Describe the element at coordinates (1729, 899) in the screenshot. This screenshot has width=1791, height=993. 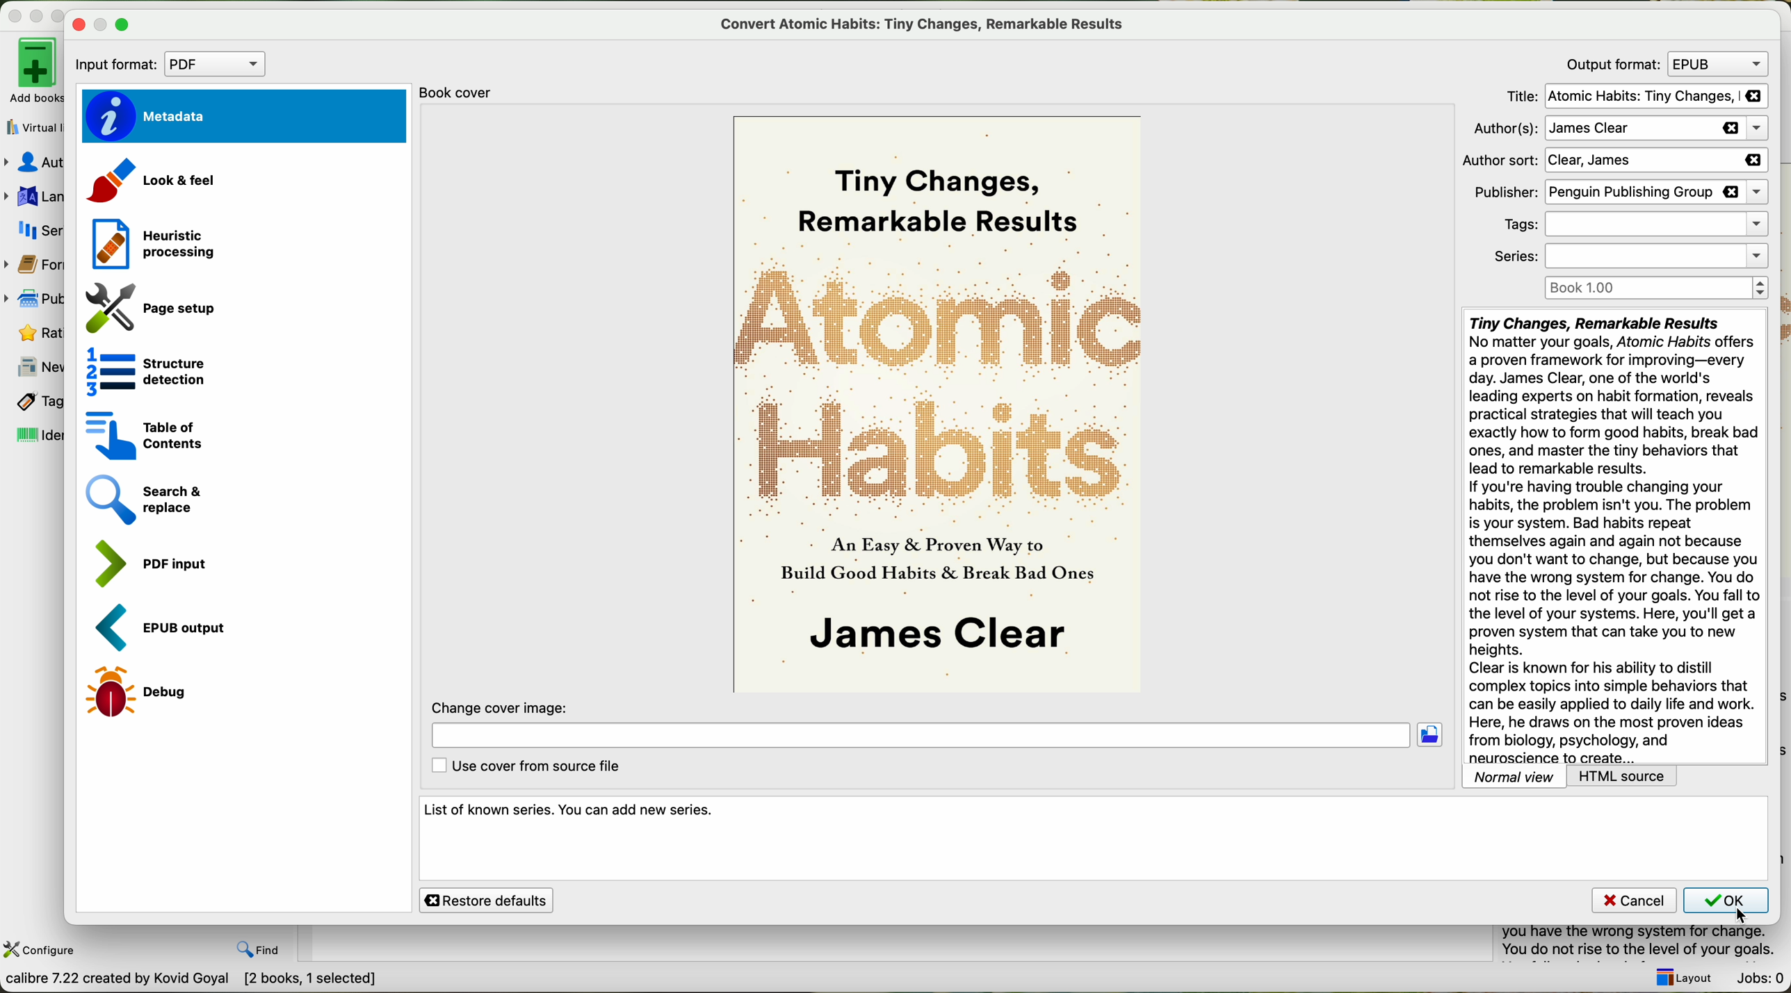
I see `OK` at that location.